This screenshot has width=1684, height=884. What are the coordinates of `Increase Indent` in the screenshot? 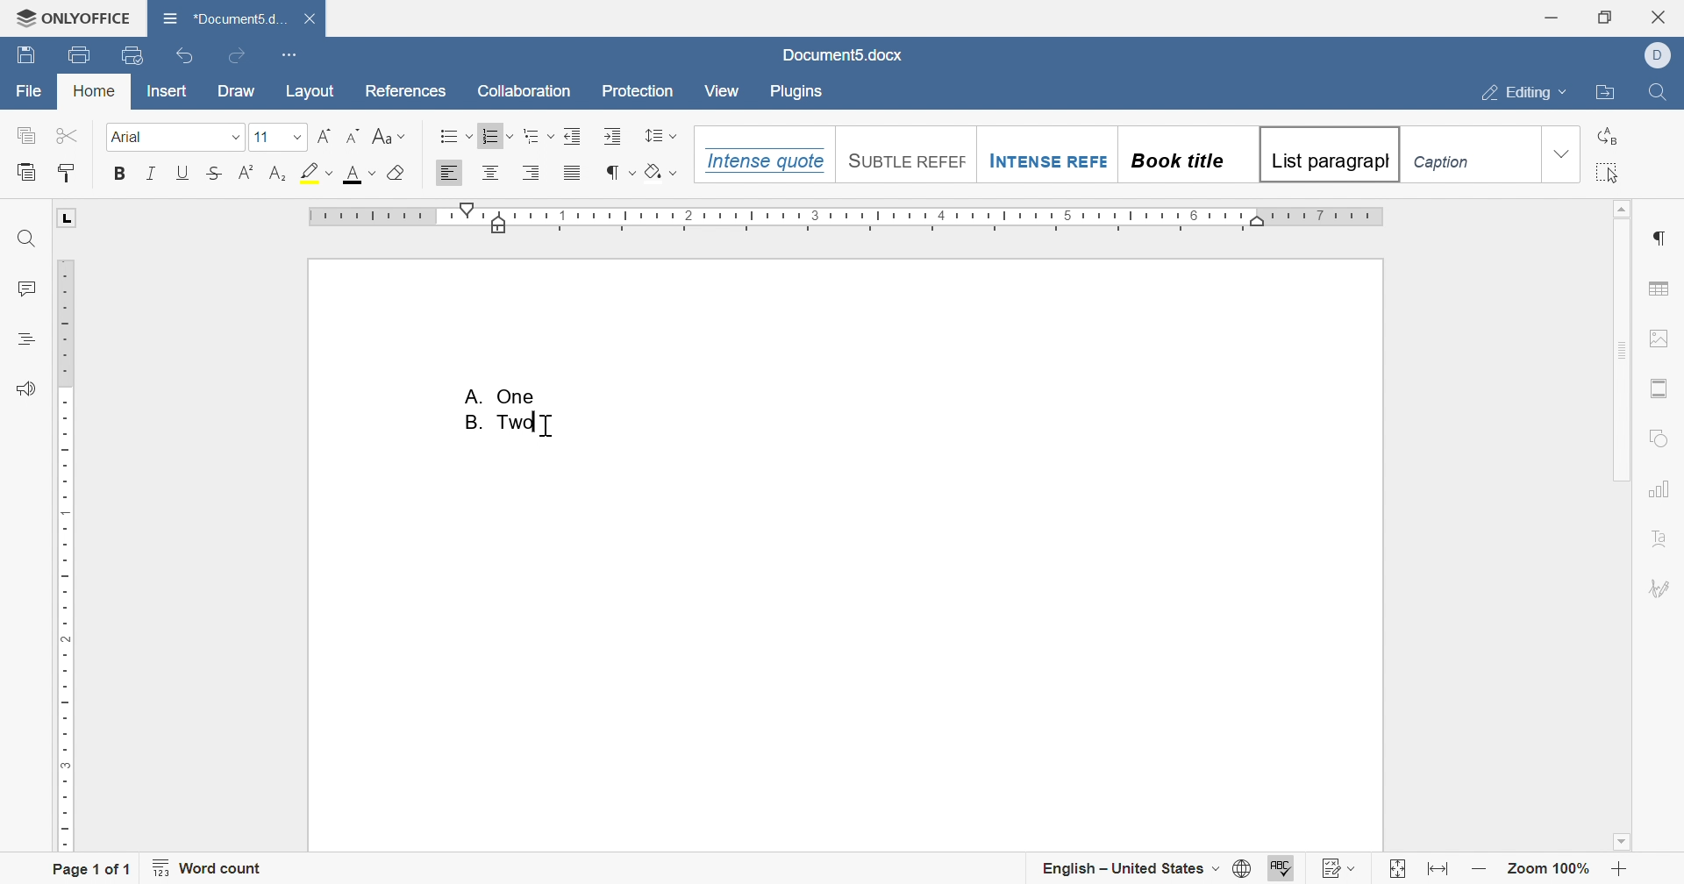 It's located at (572, 135).